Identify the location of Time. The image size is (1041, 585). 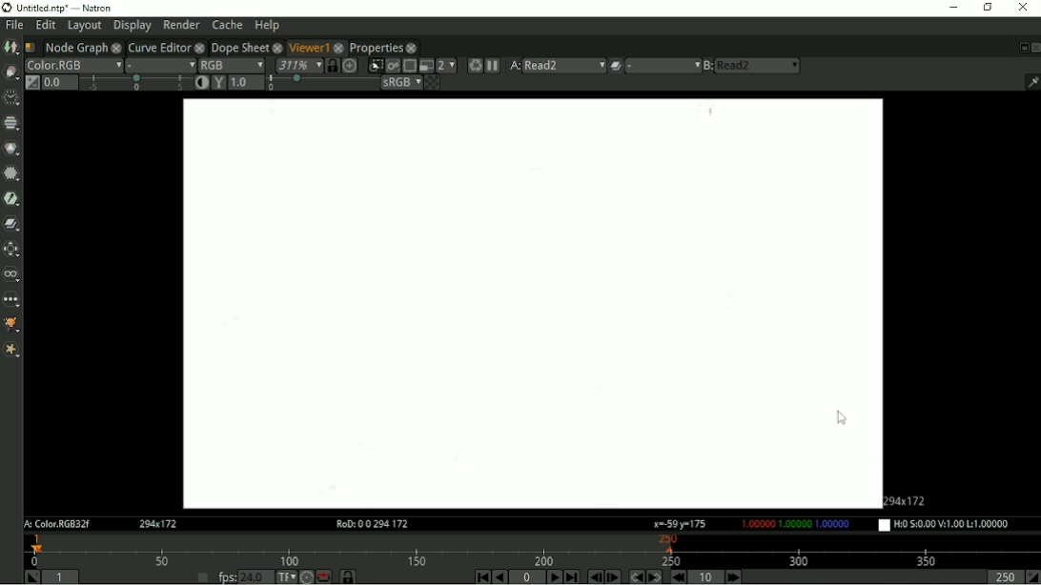
(10, 97).